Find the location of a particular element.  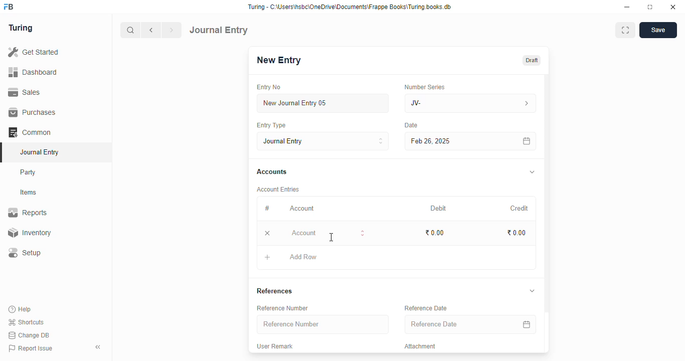

search is located at coordinates (131, 30).